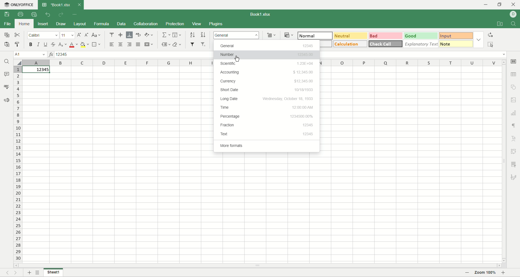 Image resolution: width=520 pixels, height=277 pixels. What do you see at coordinates (7, 45) in the screenshot?
I see `paste` at bounding box center [7, 45].